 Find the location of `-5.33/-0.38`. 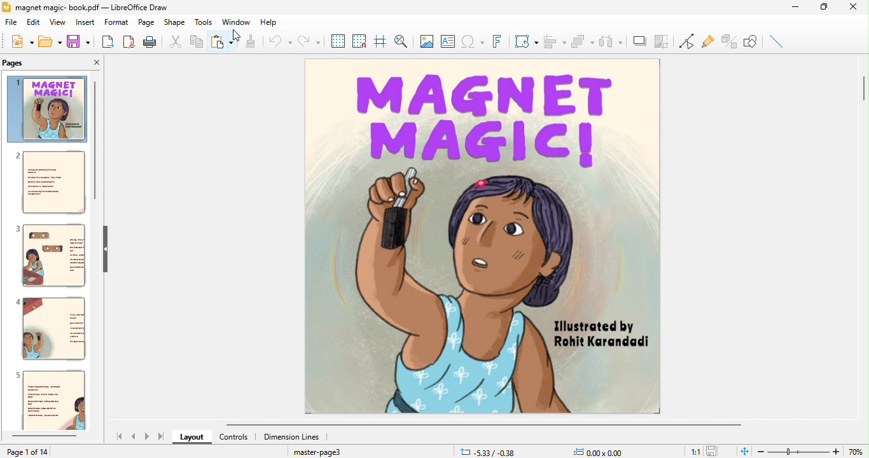

-5.33/-0.38 is located at coordinates (488, 450).